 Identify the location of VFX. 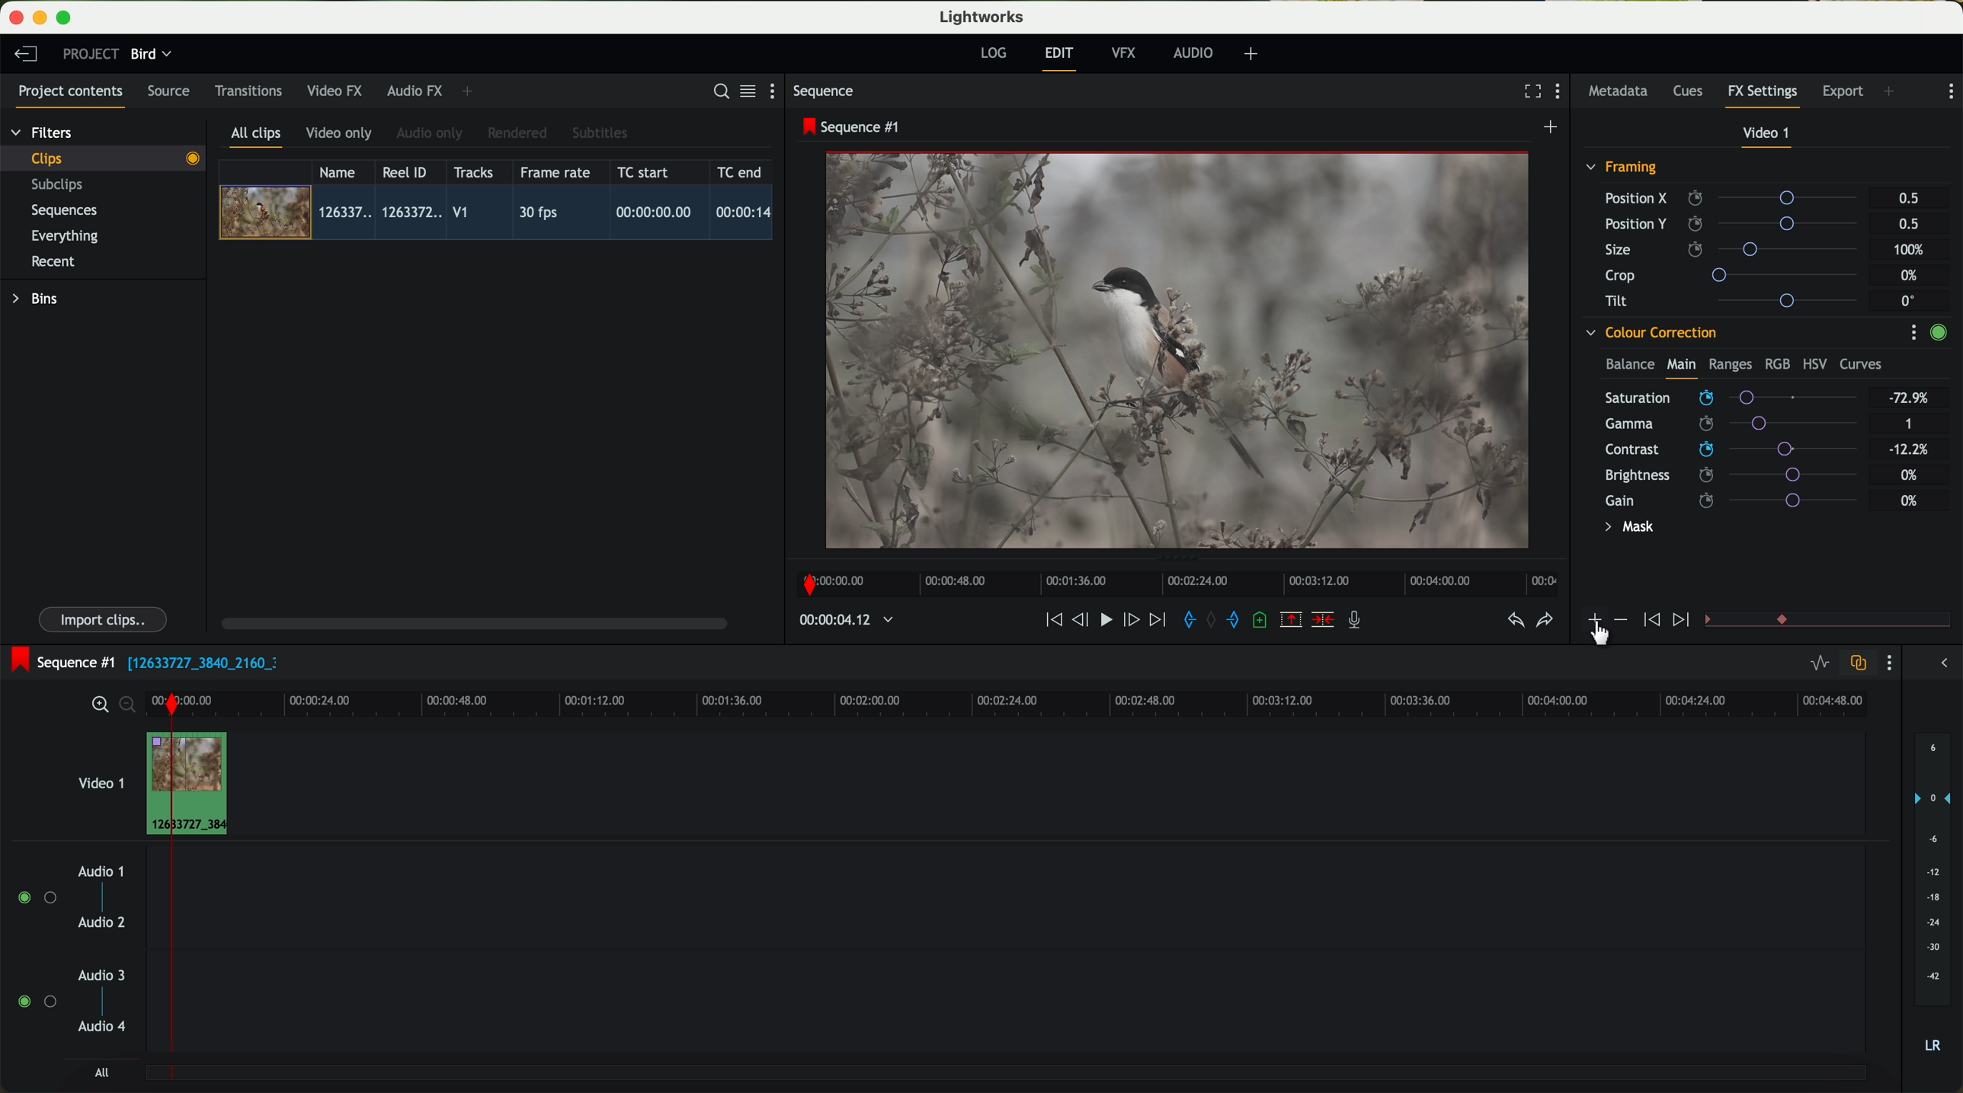
(1127, 53).